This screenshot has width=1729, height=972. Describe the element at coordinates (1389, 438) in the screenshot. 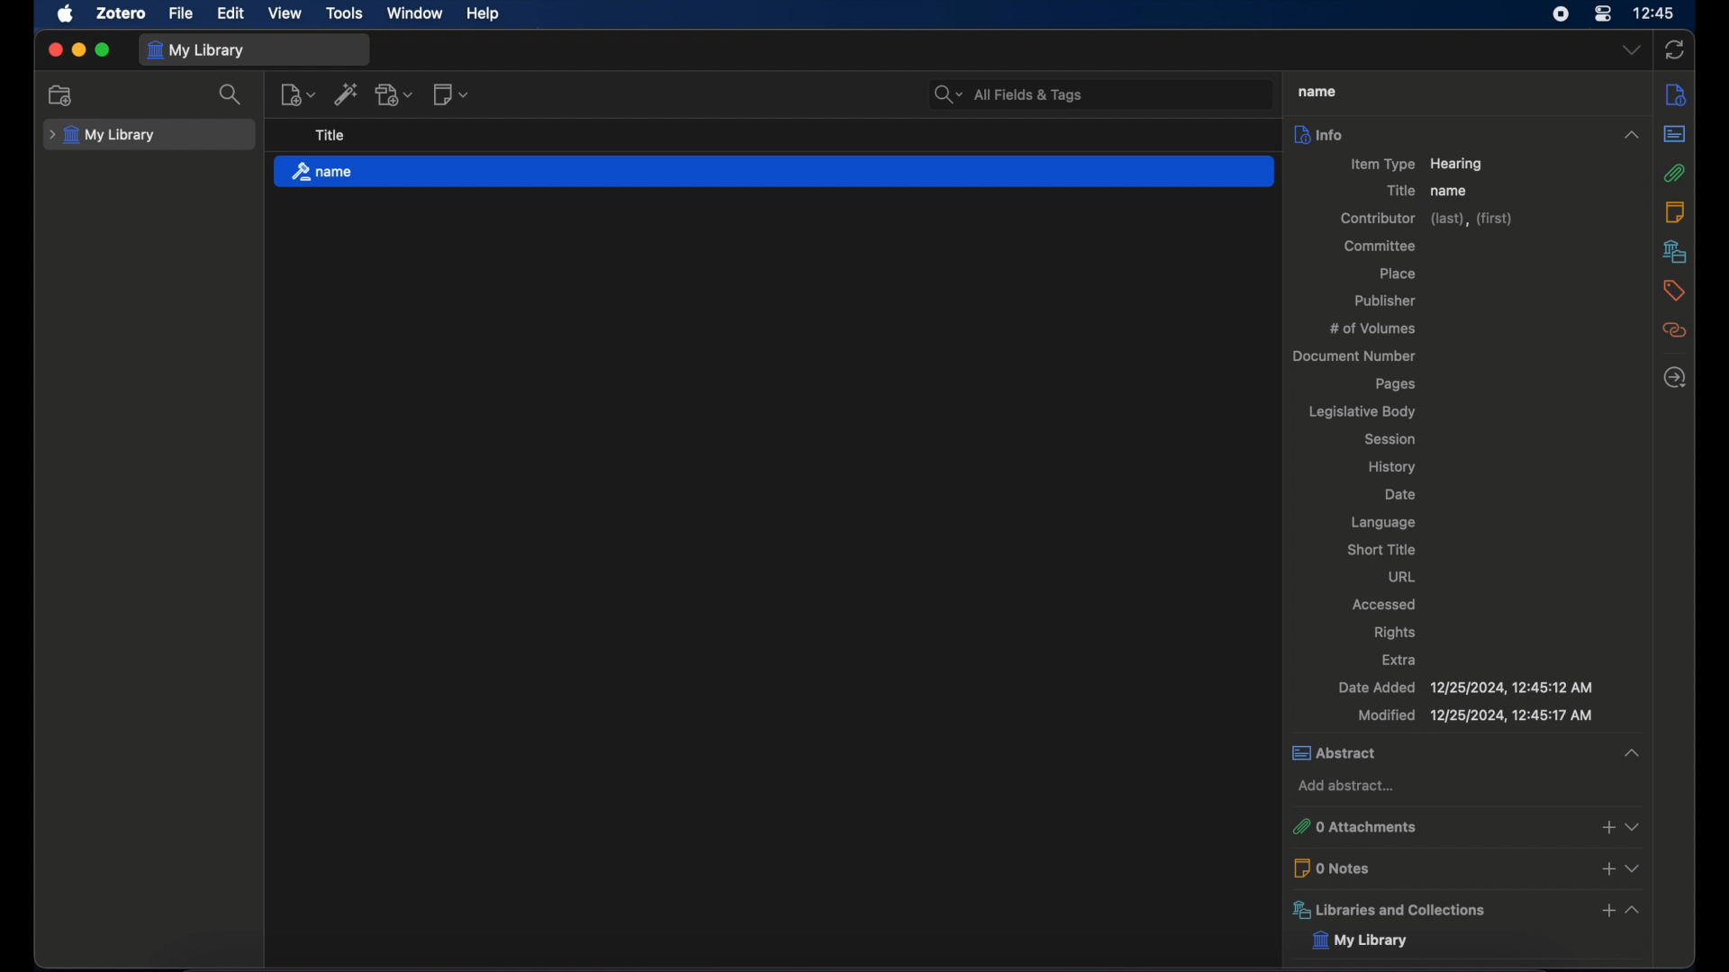

I see `session` at that location.